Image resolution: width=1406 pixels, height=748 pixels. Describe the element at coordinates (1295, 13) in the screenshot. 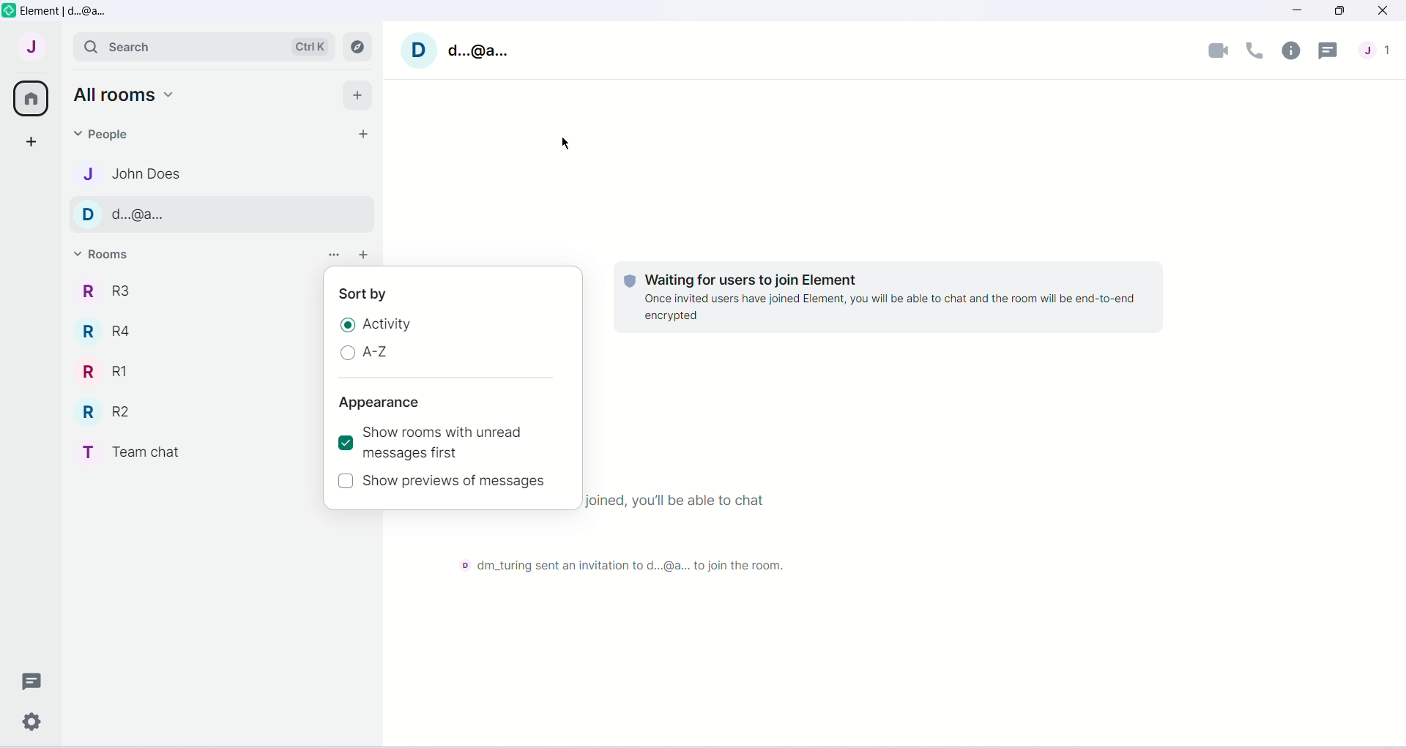

I see `Minimize` at that location.